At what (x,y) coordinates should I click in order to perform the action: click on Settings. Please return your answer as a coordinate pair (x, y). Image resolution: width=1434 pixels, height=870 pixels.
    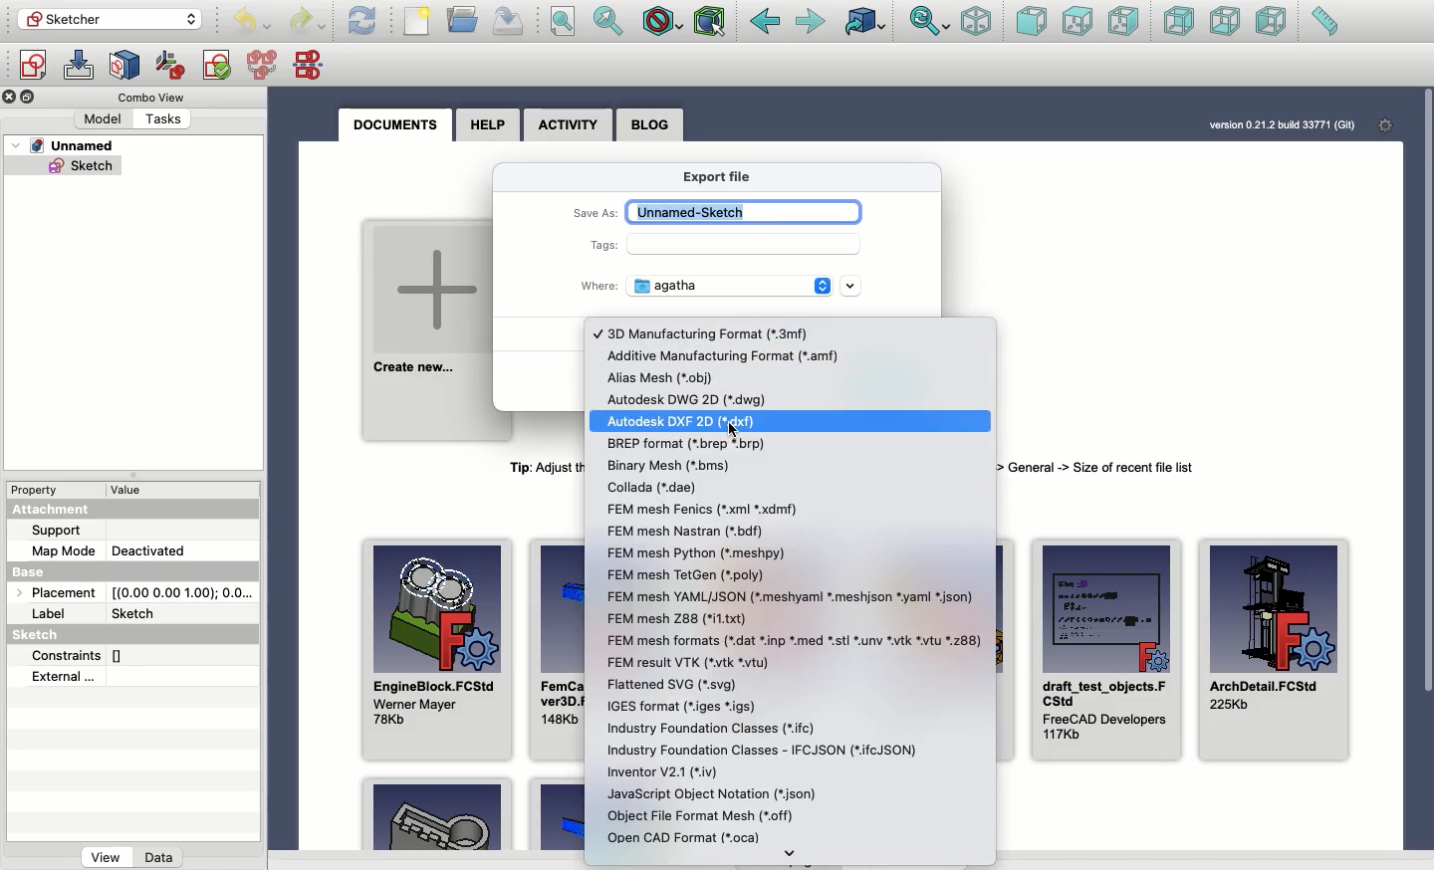
    Looking at the image, I should click on (1385, 126).